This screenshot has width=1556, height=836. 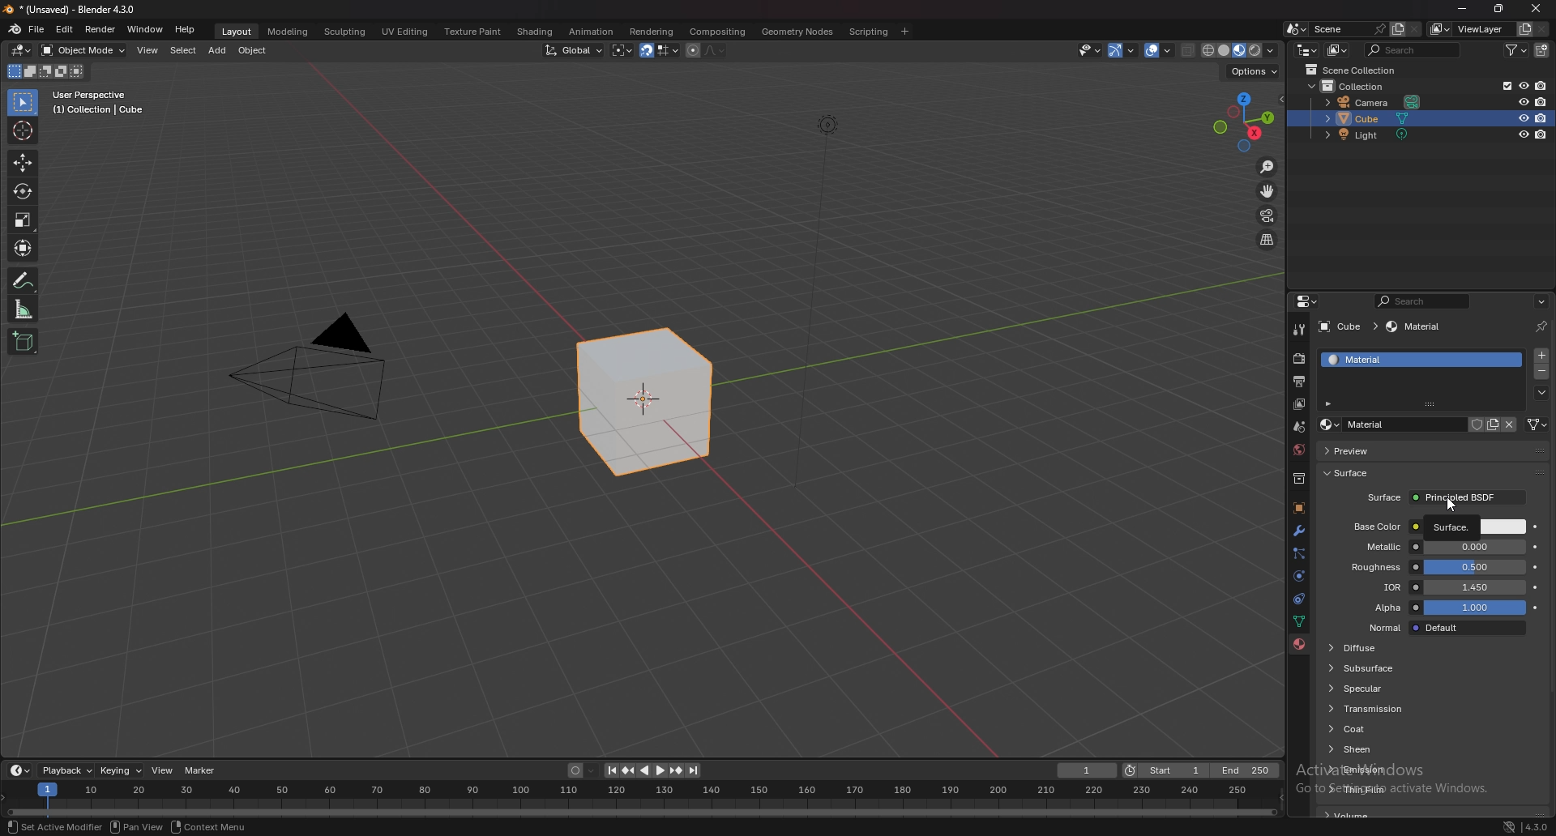 I want to click on surface, so click(x=1447, y=498).